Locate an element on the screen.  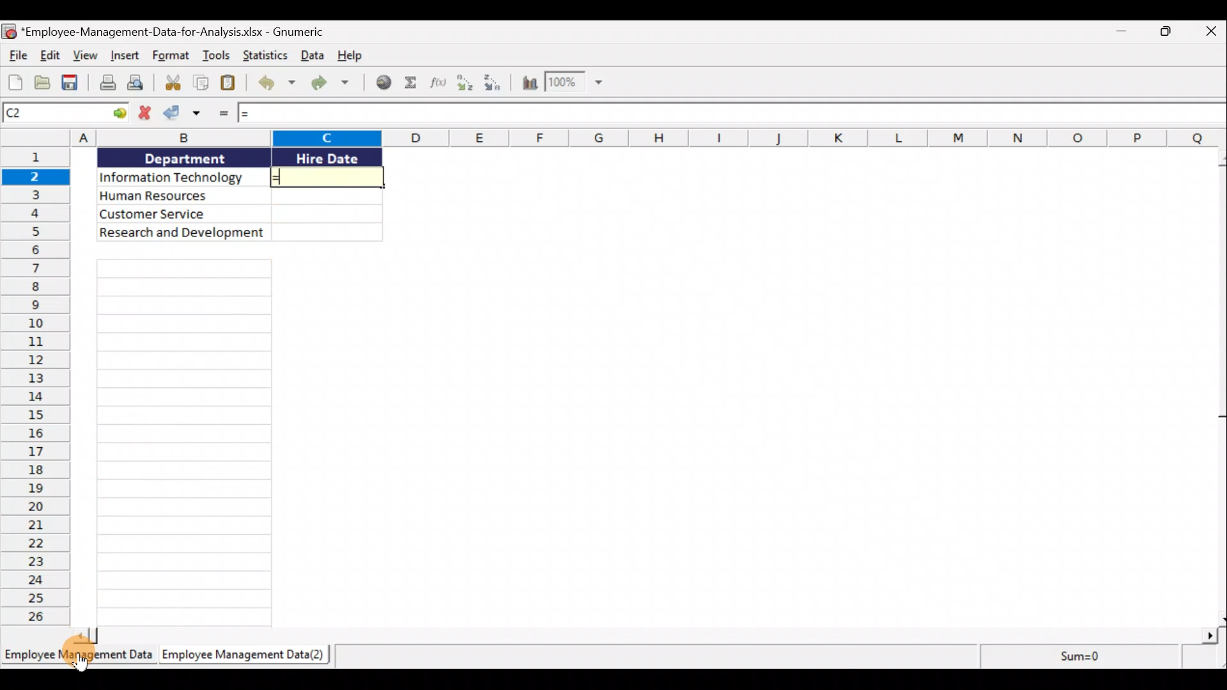
Open a file is located at coordinates (43, 83).